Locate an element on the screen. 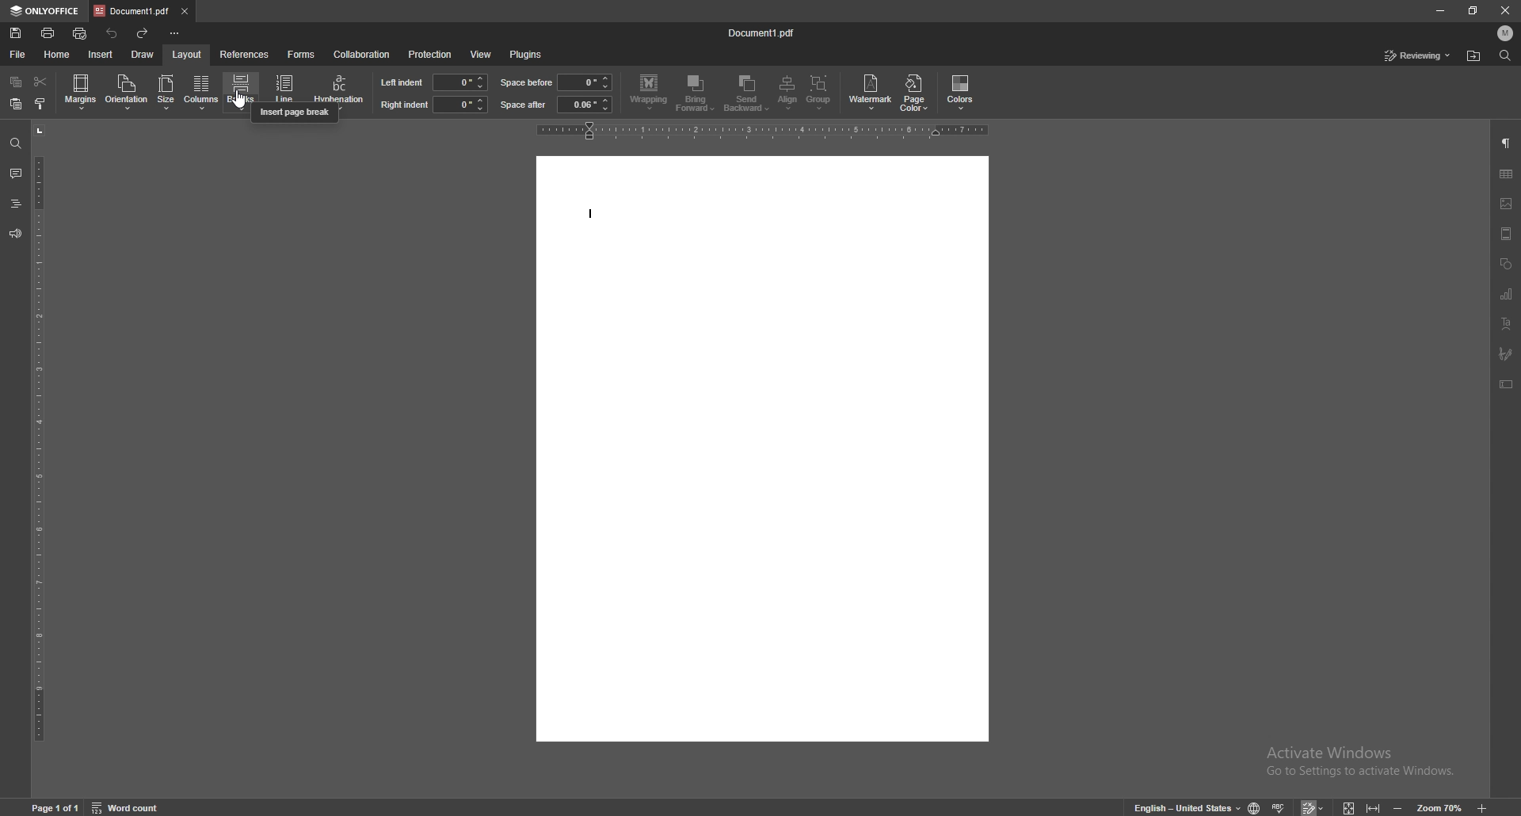 The width and height of the screenshot is (1521, 816). headings is located at coordinates (17, 204).